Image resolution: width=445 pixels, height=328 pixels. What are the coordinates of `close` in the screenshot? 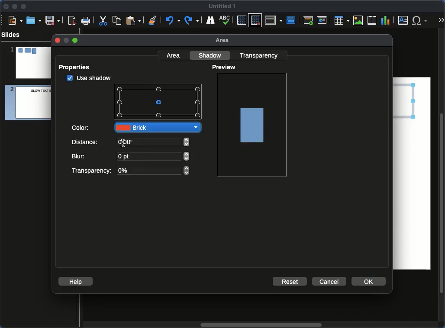 It's located at (57, 40).